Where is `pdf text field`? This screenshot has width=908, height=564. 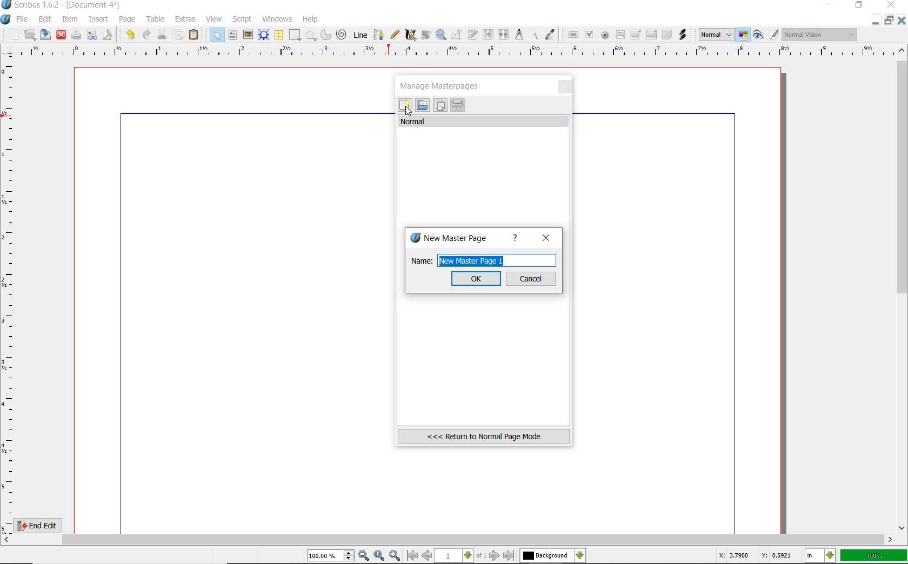 pdf text field is located at coordinates (620, 35).